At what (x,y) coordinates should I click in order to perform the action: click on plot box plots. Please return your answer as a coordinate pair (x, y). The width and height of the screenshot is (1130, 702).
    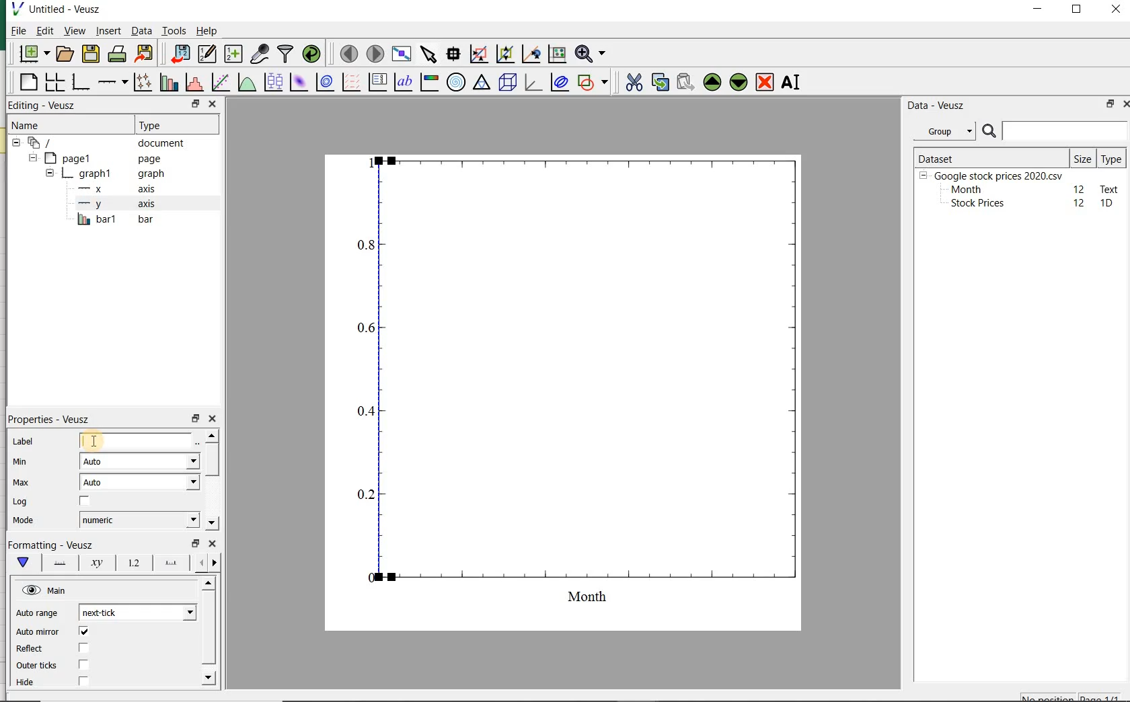
    Looking at the image, I should click on (271, 83).